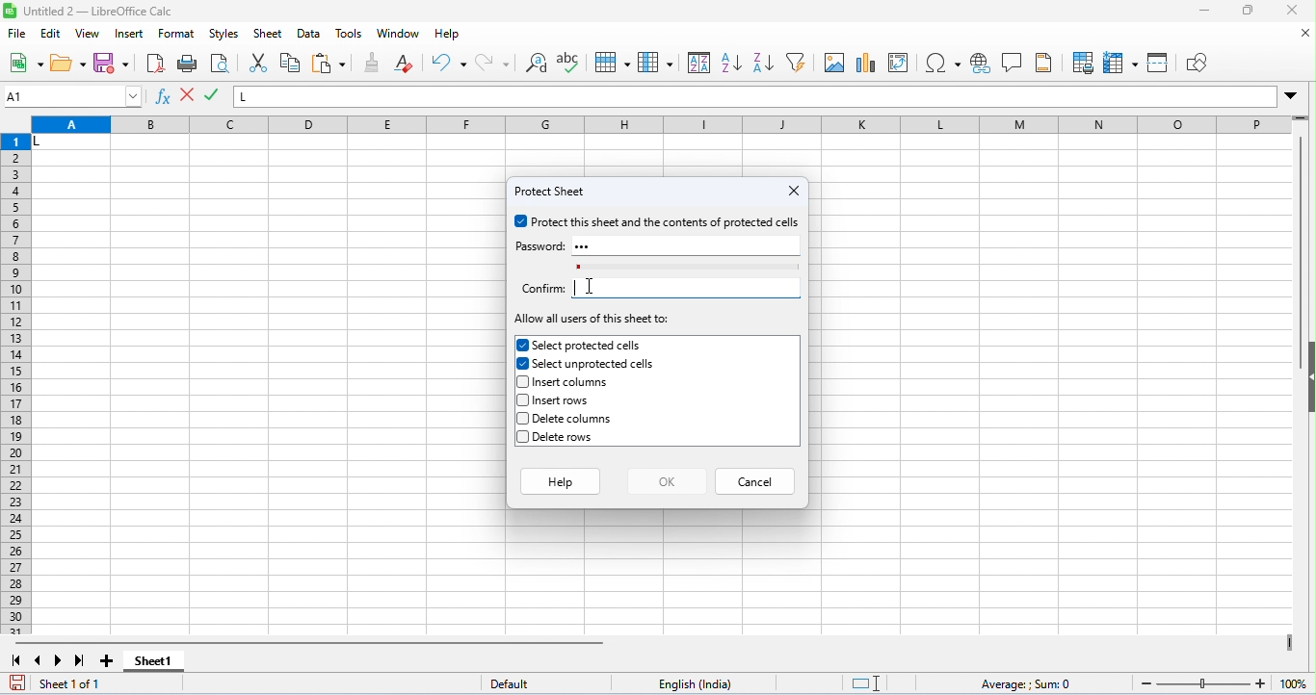 Image resolution: width=1316 pixels, height=695 pixels. Describe the element at coordinates (268, 34) in the screenshot. I see `sheet` at that location.